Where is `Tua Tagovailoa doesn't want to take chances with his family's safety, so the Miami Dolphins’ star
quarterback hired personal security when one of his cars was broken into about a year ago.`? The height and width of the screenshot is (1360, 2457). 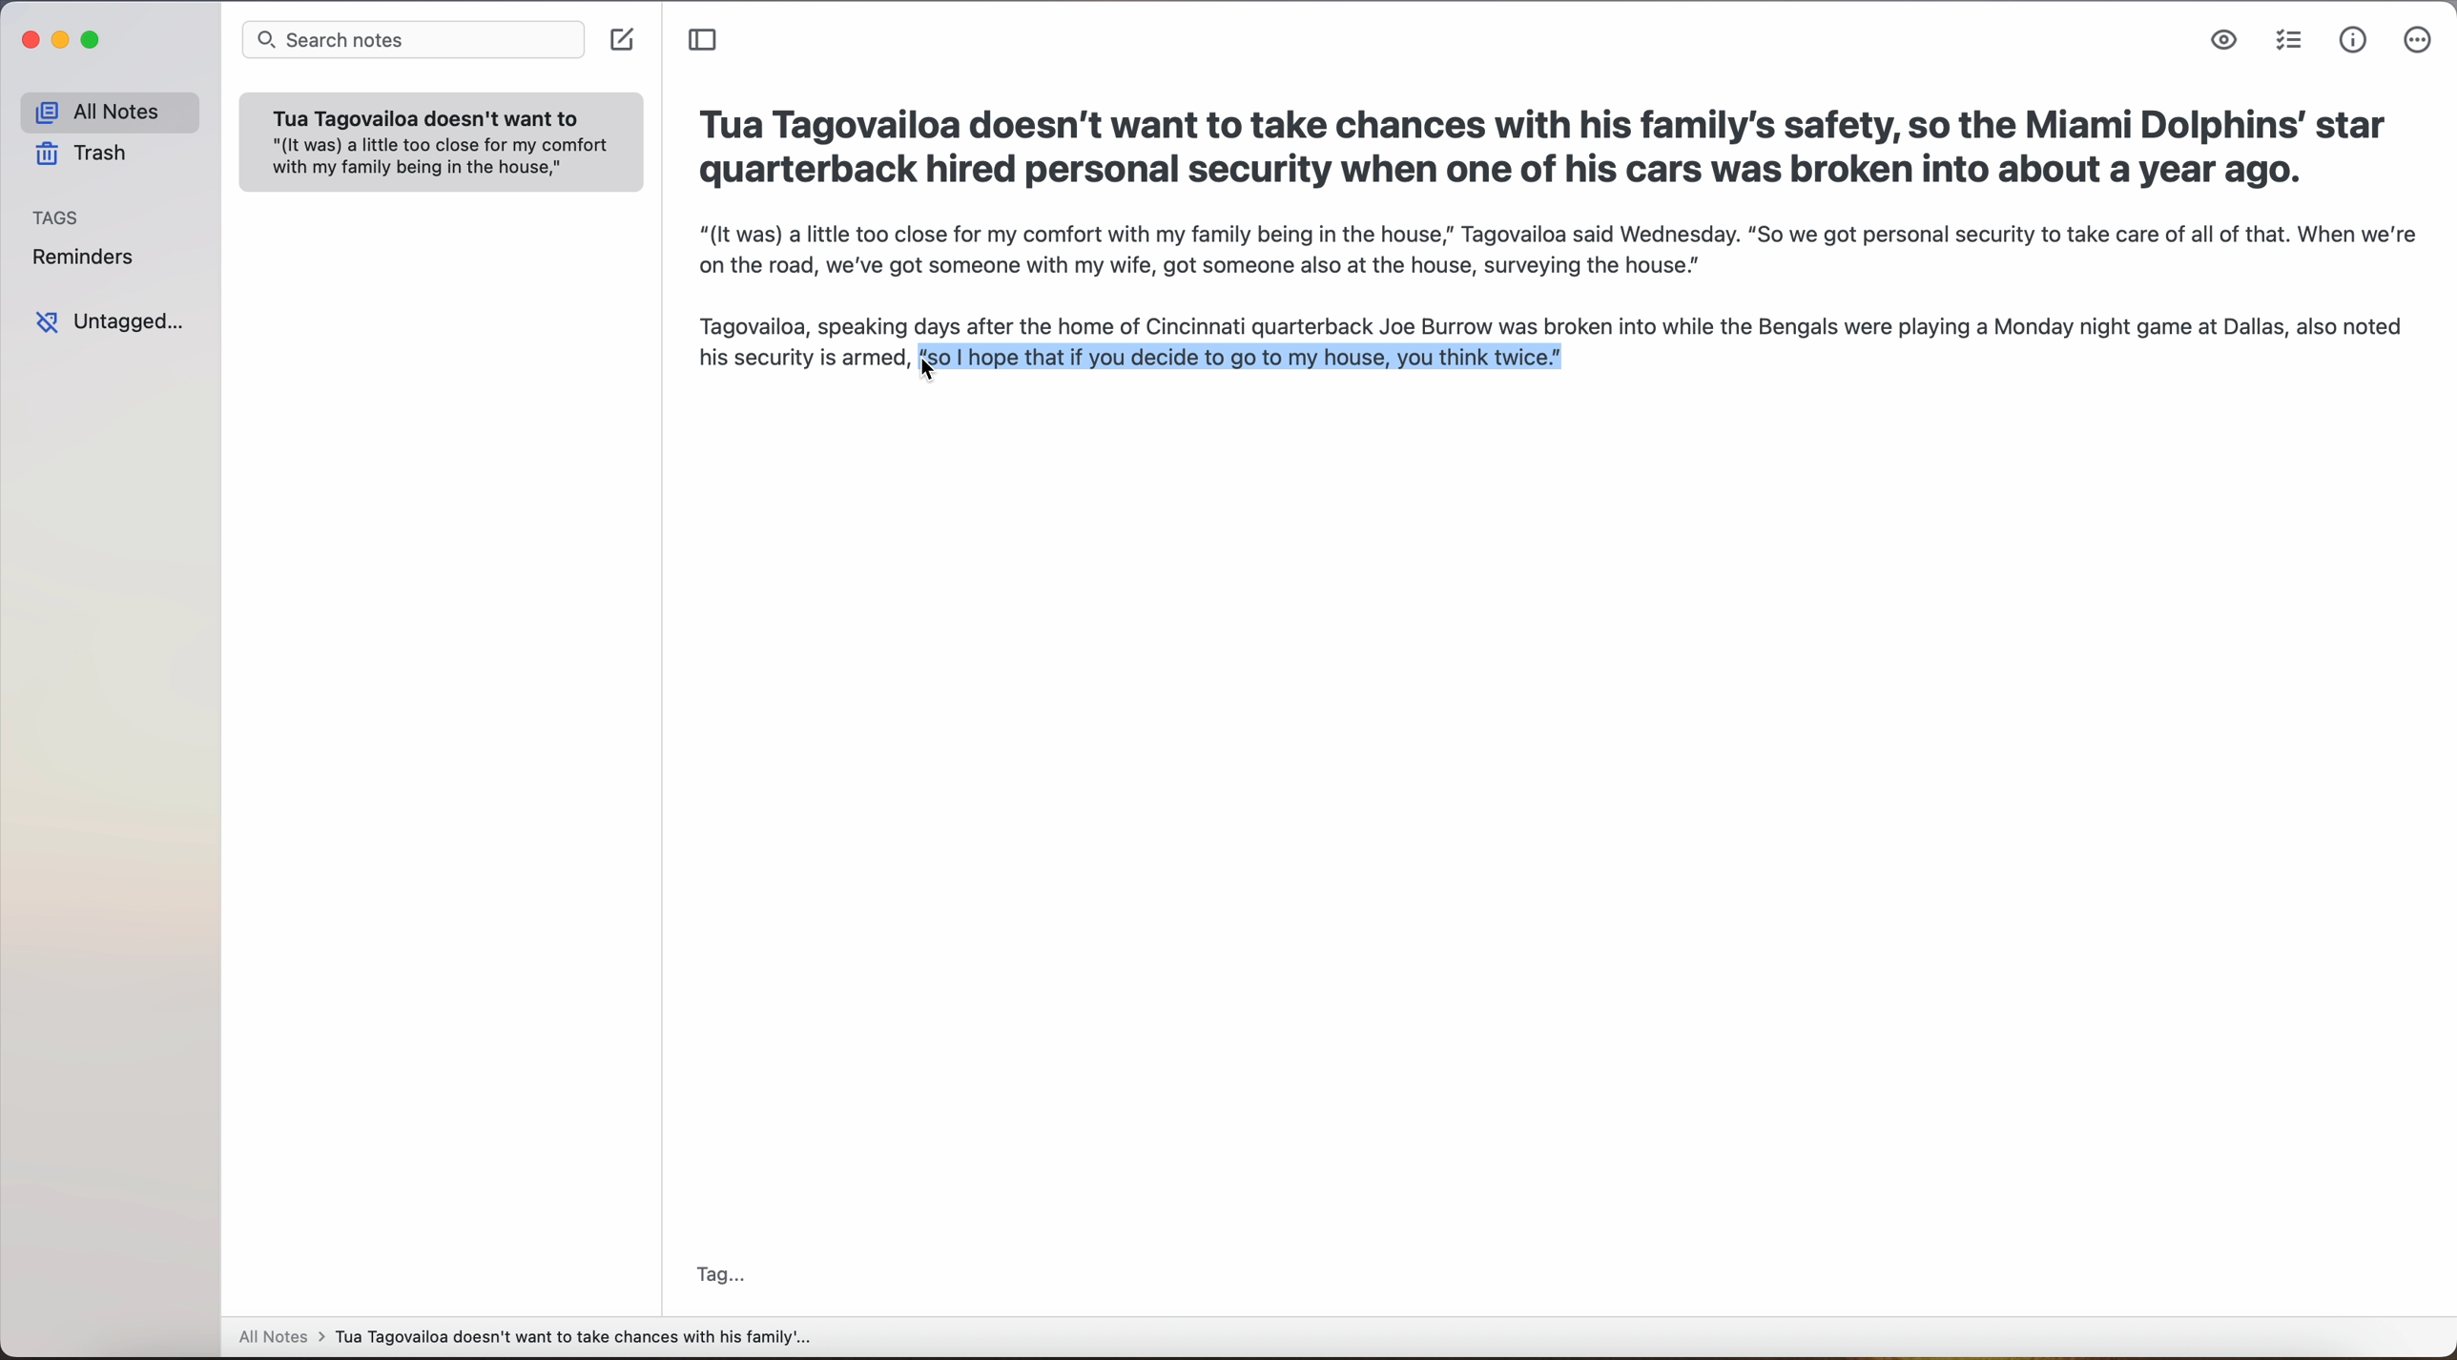
Tua Tagovailoa doesn't want to take chances with his family's safety, so the Miami Dolphins’ star
quarterback hired personal security when one of his cars was broken into about a year ago. is located at coordinates (1546, 145).